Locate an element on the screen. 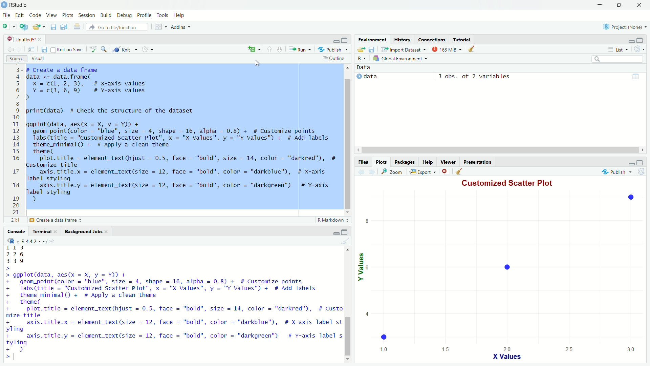 This screenshot has height=366, width=650. Project (None) is located at coordinates (624, 27).